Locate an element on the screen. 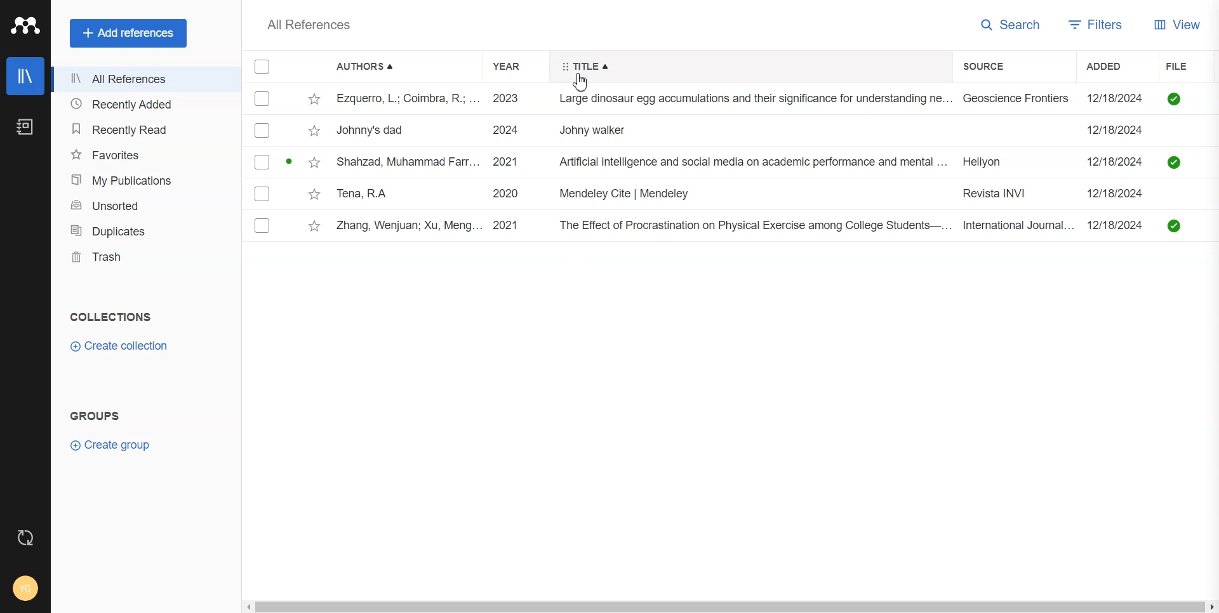  mark as star is located at coordinates (314, 194).